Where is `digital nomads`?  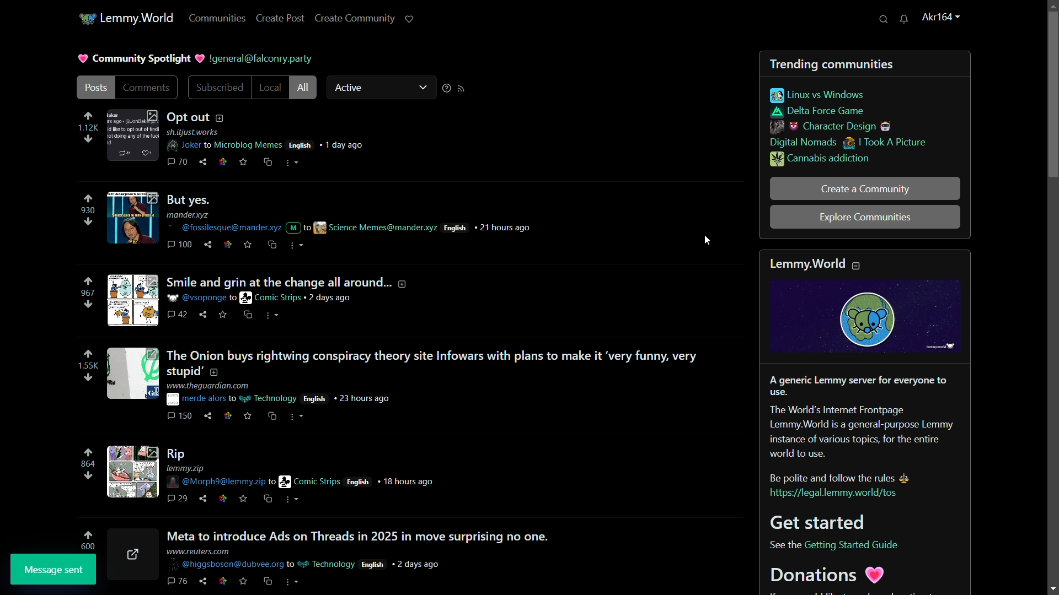 digital nomads is located at coordinates (804, 142).